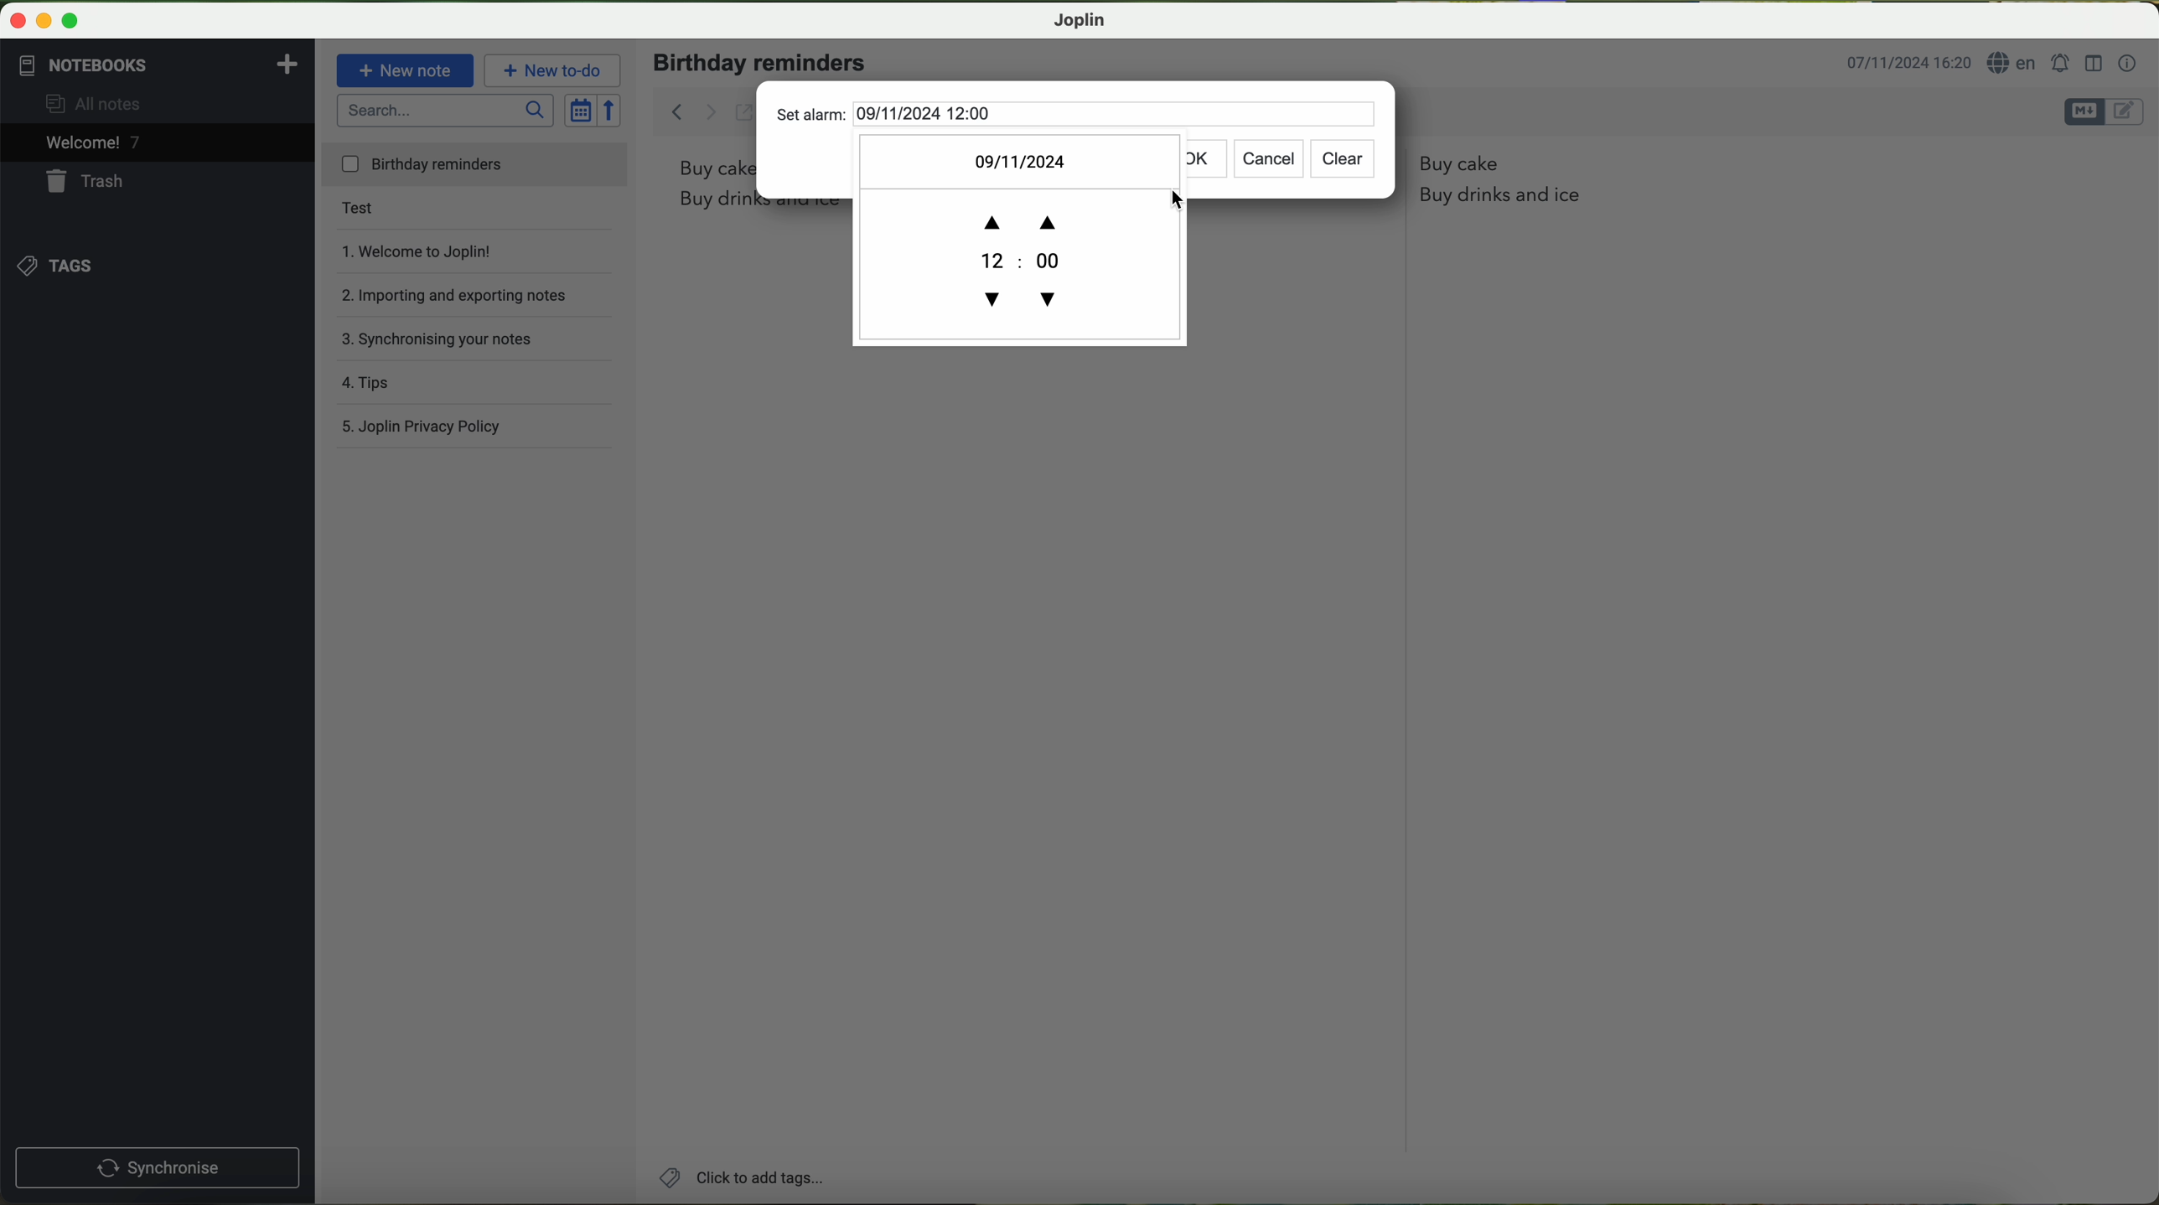 Image resolution: width=2159 pixels, height=1205 pixels. Describe the element at coordinates (95, 143) in the screenshot. I see `welcome 6` at that location.